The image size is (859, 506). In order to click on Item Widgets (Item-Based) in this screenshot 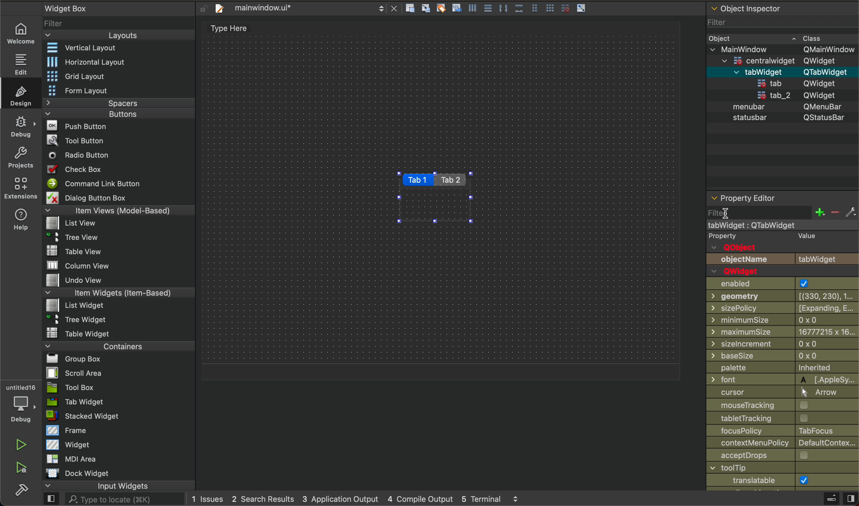, I will do `click(119, 293)`.